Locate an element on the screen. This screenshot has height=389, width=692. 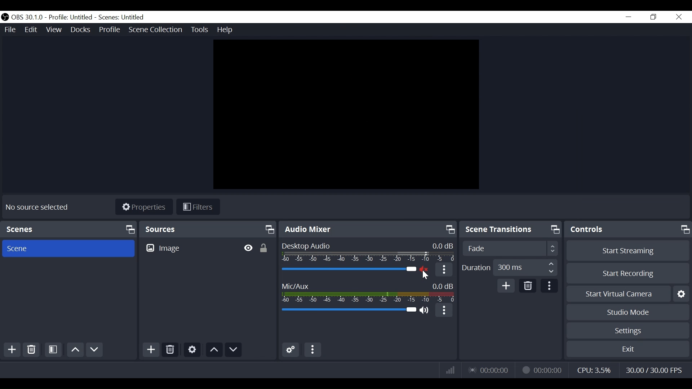
View is located at coordinates (55, 30).